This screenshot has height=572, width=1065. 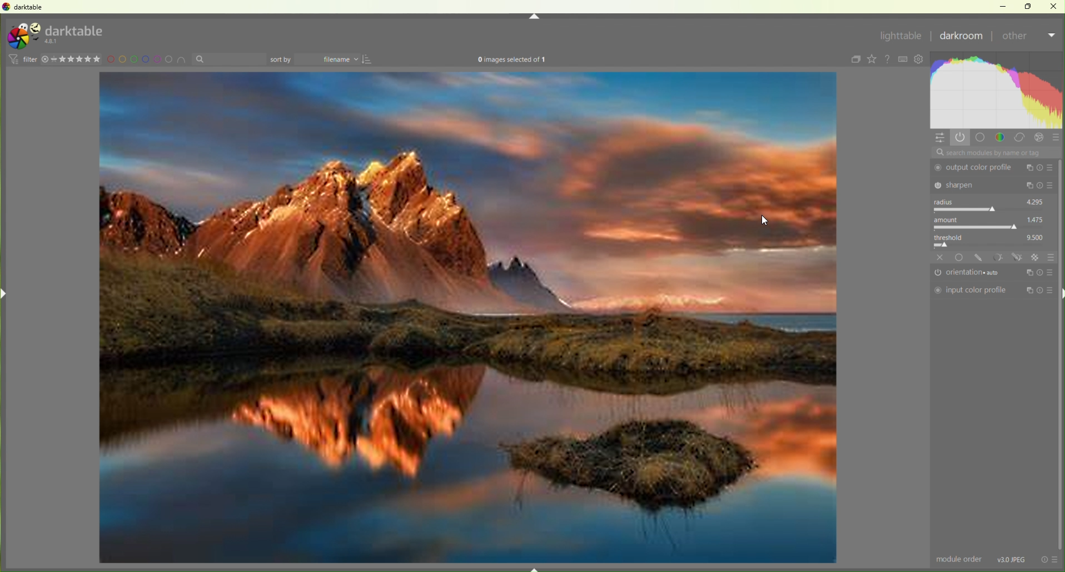 I want to click on Minimise, so click(x=1006, y=6).